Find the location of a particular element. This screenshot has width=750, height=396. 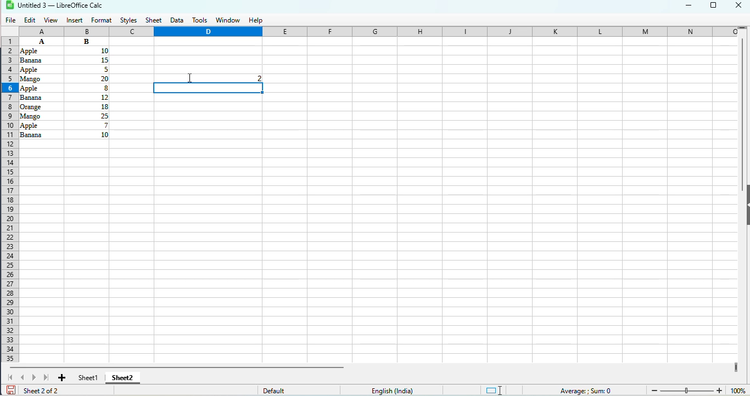

Zoom out is located at coordinates (654, 390).